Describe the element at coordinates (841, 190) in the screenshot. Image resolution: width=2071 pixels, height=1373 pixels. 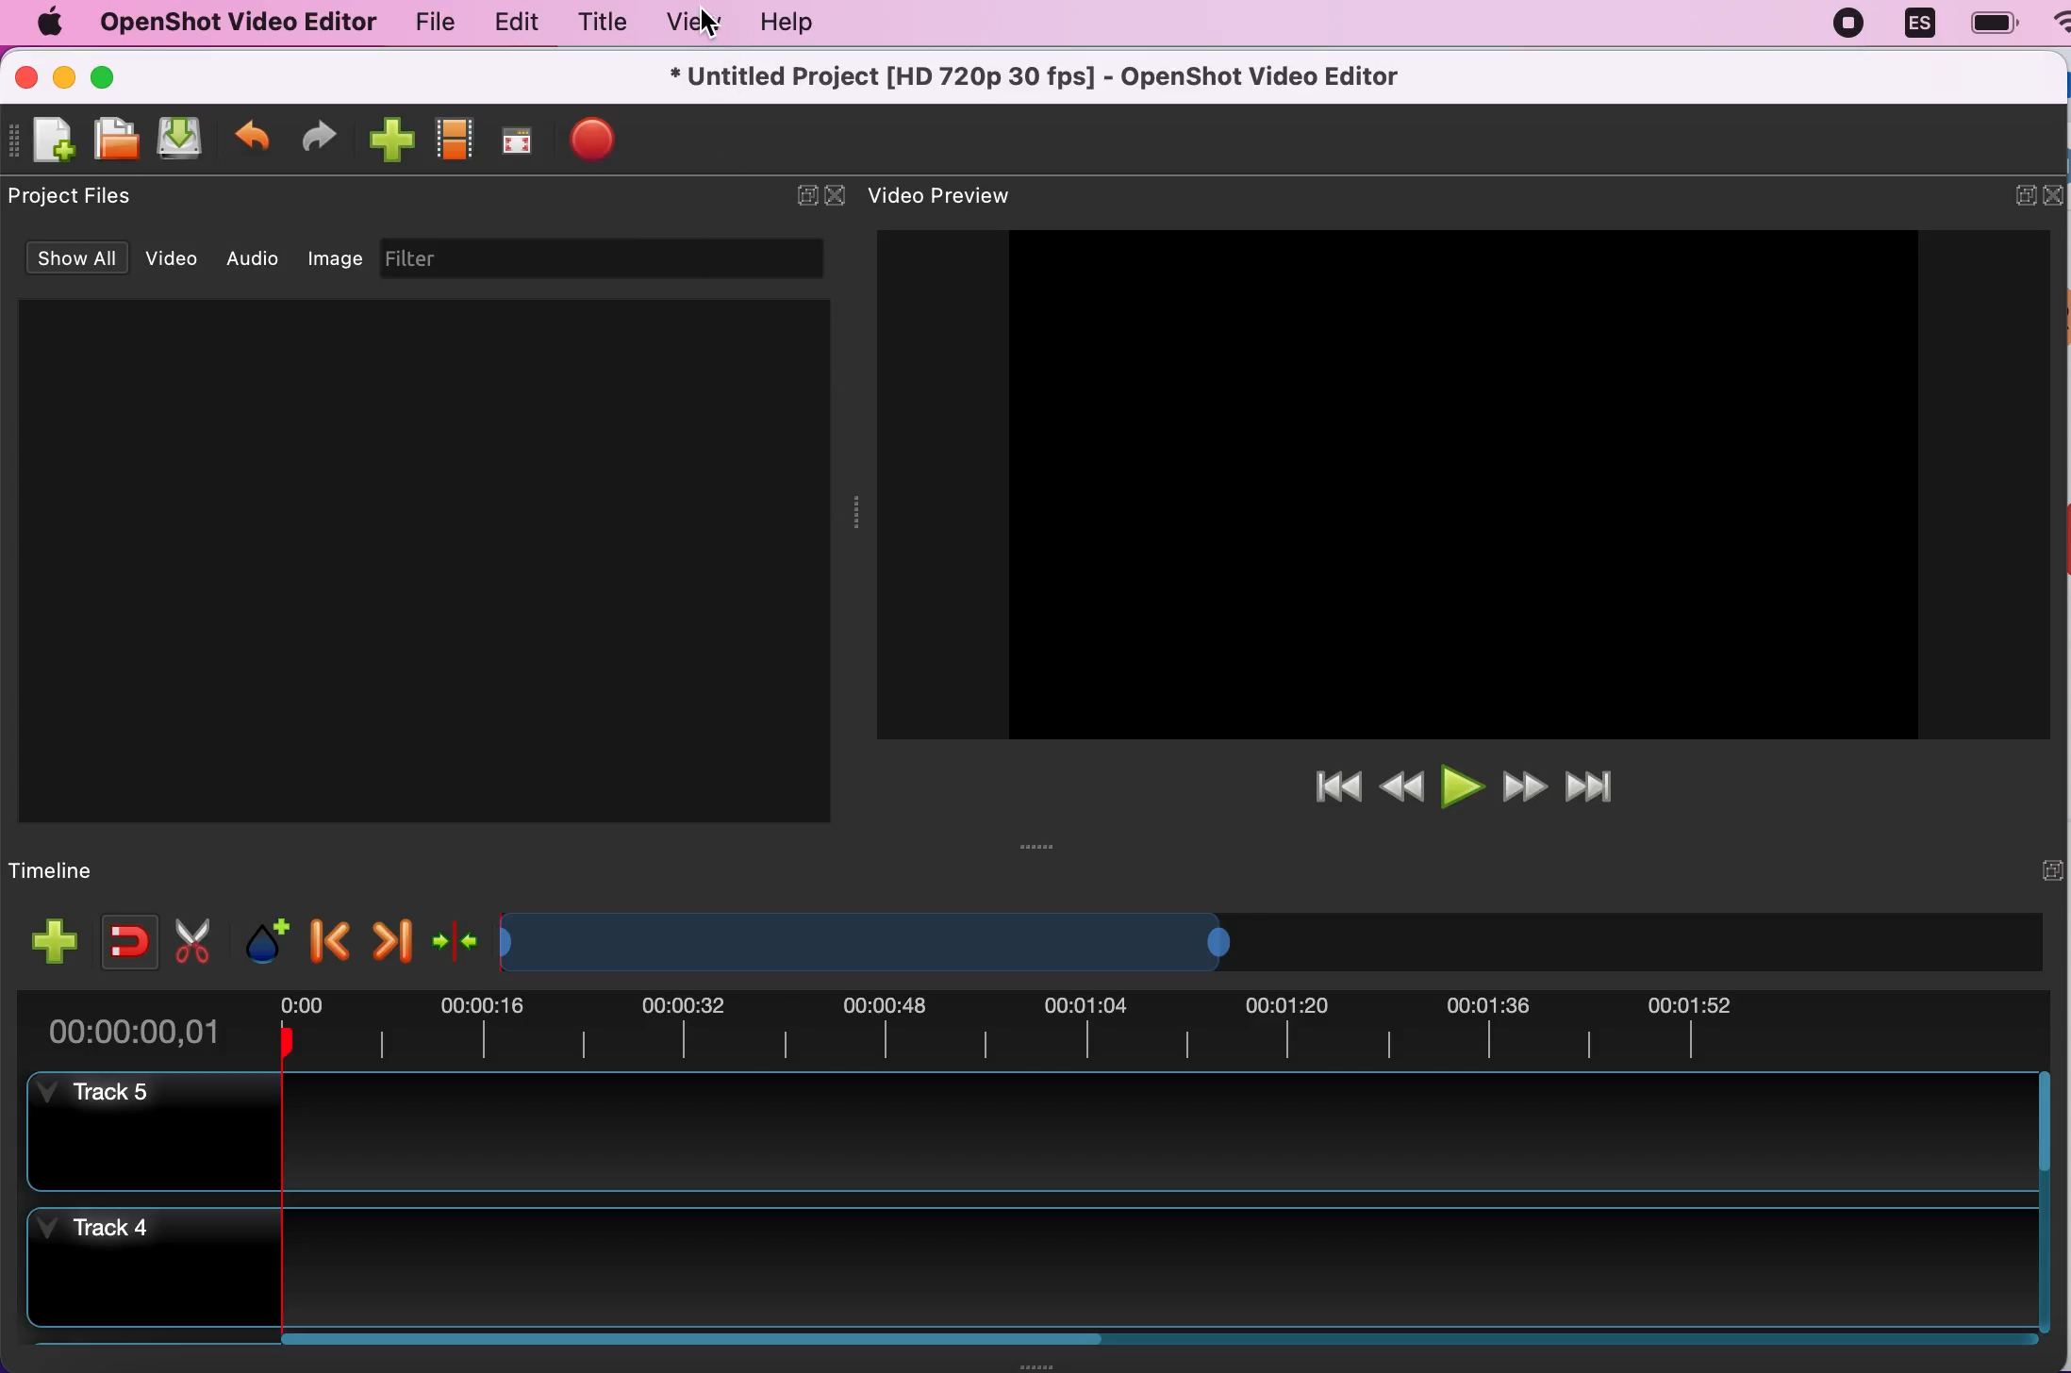
I see `close` at that location.